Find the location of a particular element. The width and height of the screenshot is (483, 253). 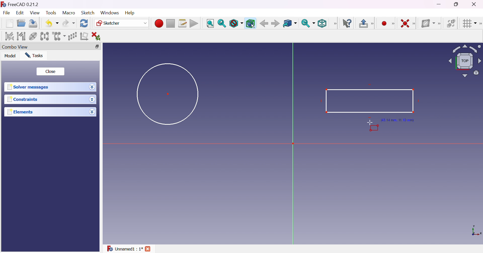

Macro is located at coordinates (69, 13).